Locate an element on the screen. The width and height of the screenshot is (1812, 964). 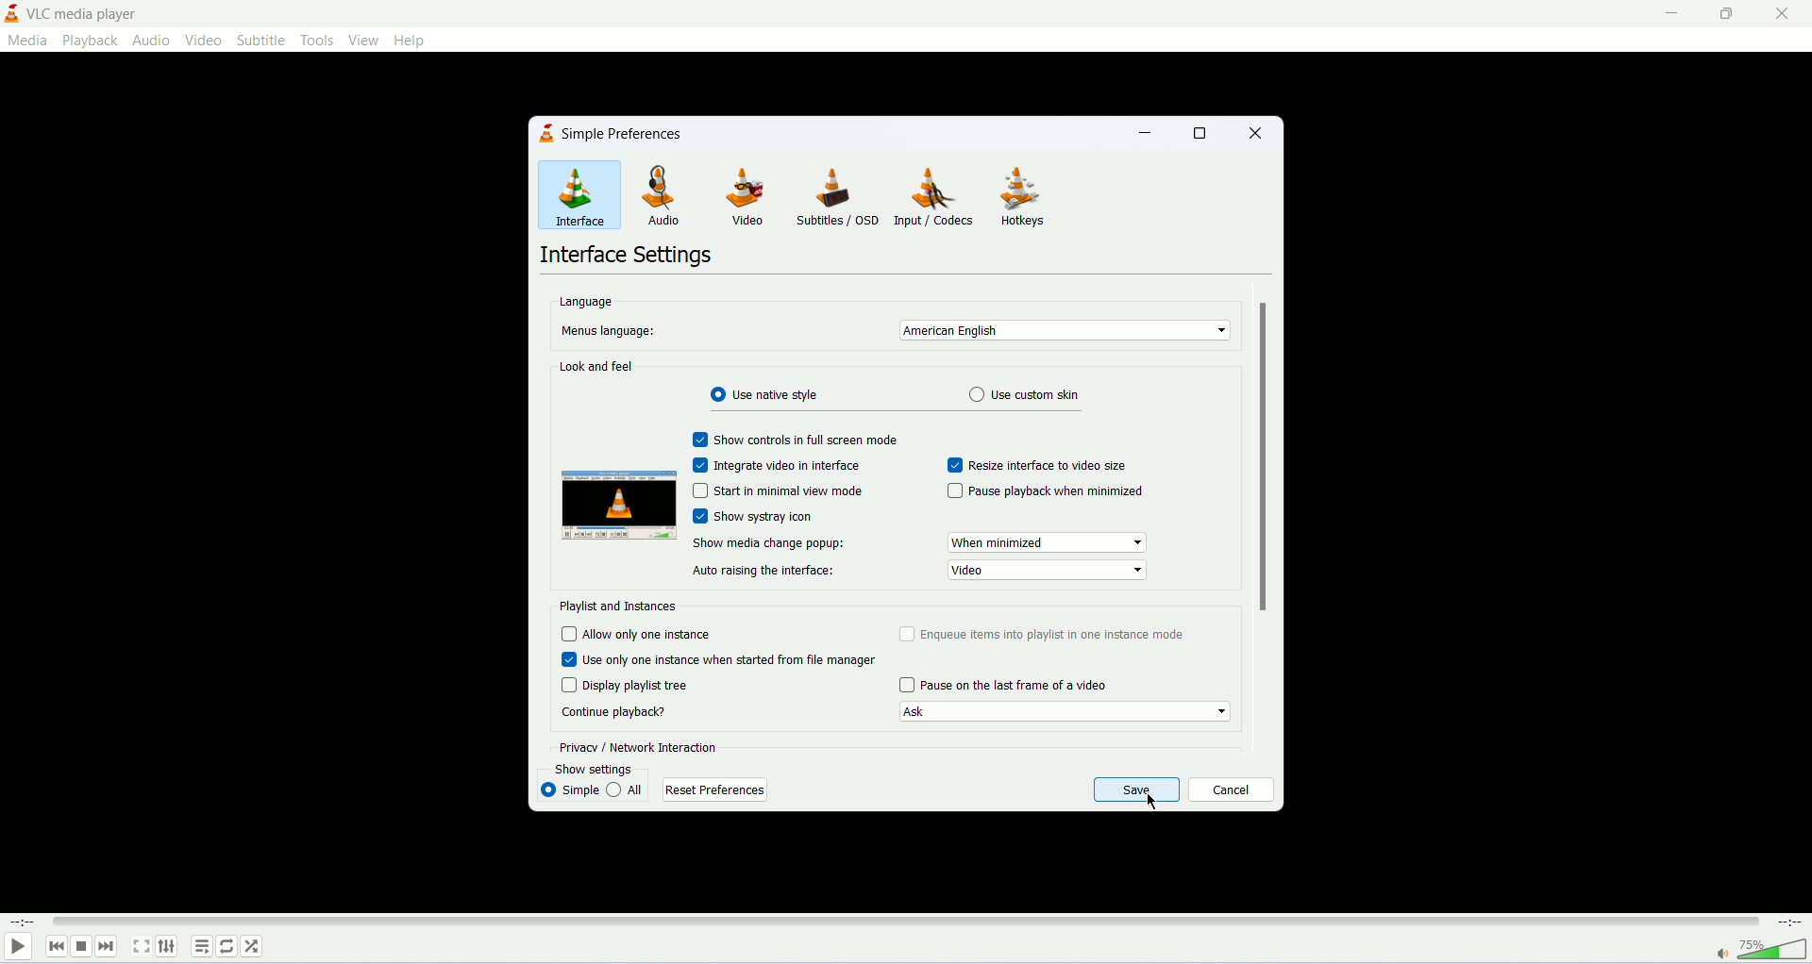
When minimized is located at coordinates (1048, 541).